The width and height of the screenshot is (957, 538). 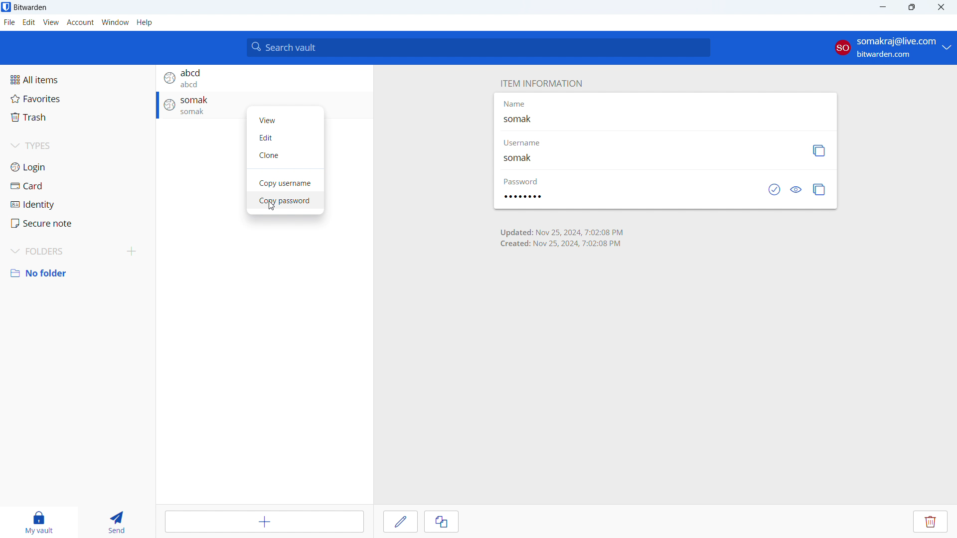 What do you see at coordinates (77, 98) in the screenshot?
I see `favorites` at bounding box center [77, 98].